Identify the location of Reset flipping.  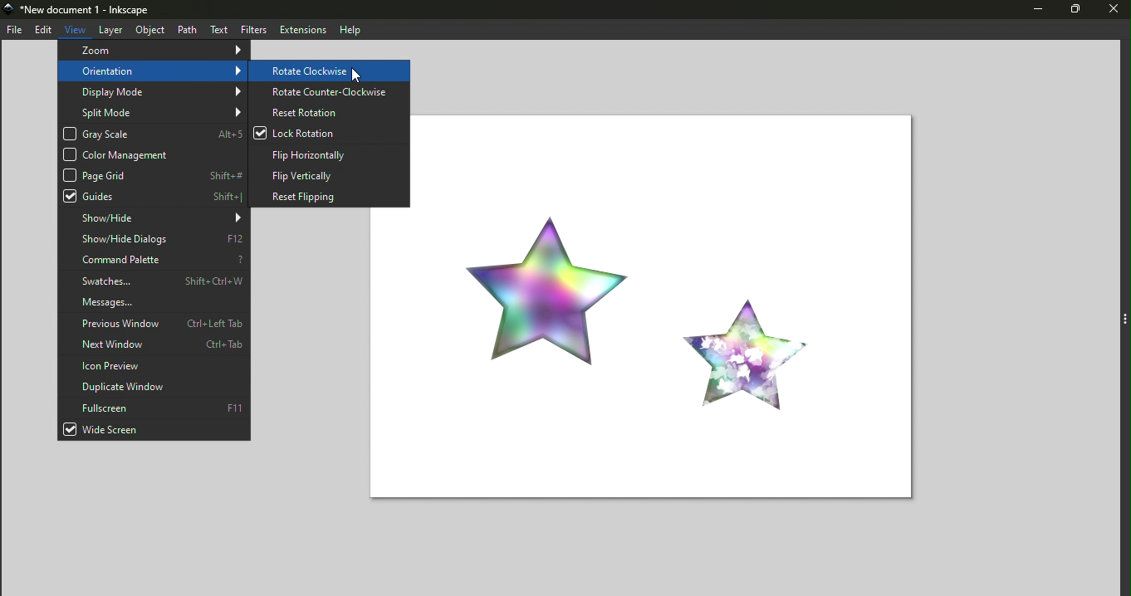
(328, 195).